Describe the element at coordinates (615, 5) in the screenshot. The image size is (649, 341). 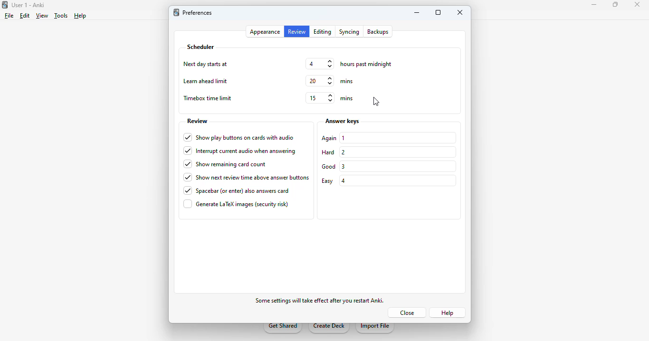
I see `maximize` at that location.